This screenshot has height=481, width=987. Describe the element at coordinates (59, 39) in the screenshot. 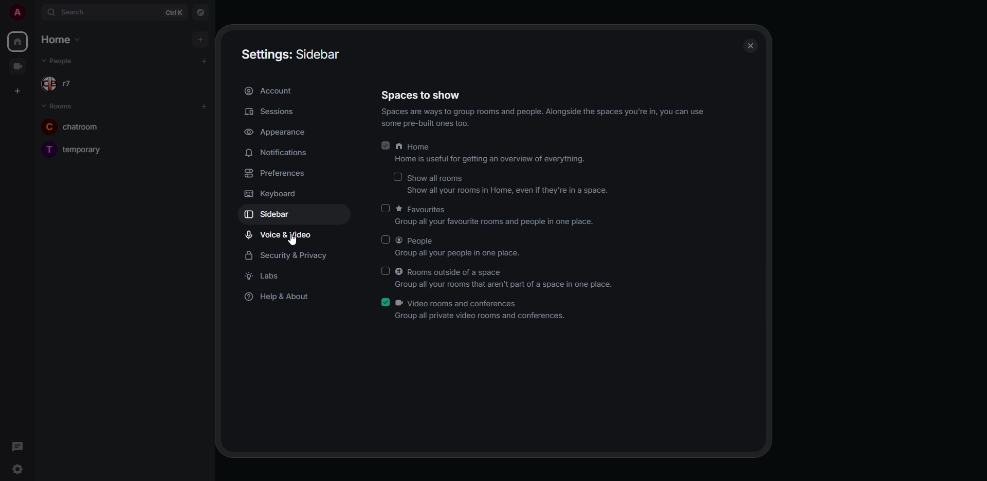

I see `home` at that location.